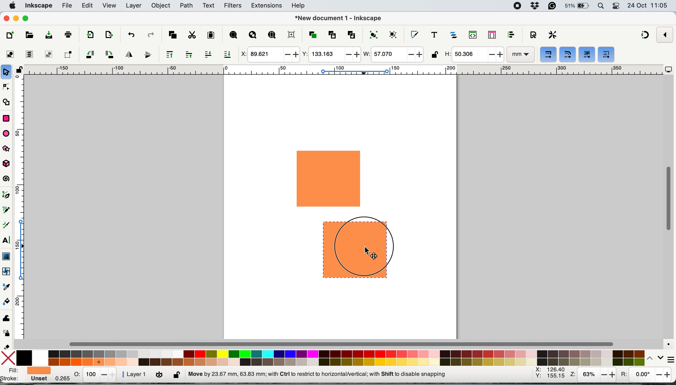 This screenshot has width=676, height=385. Describe the element at coordinates (593, 375) in the screenshot. I see `zoom` at that location.